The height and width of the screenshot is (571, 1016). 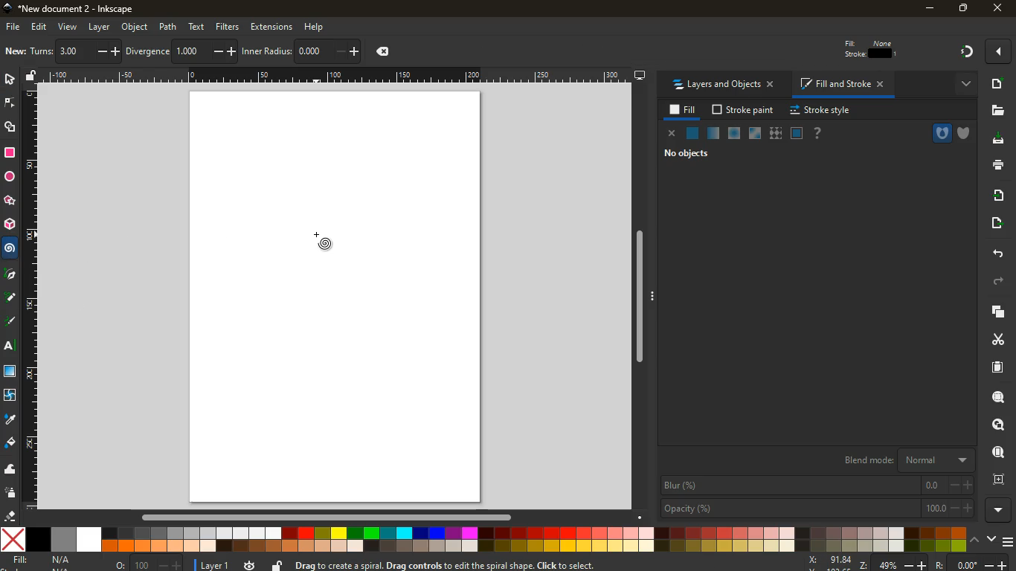 I want to click on more, so click(x=997, y=53).